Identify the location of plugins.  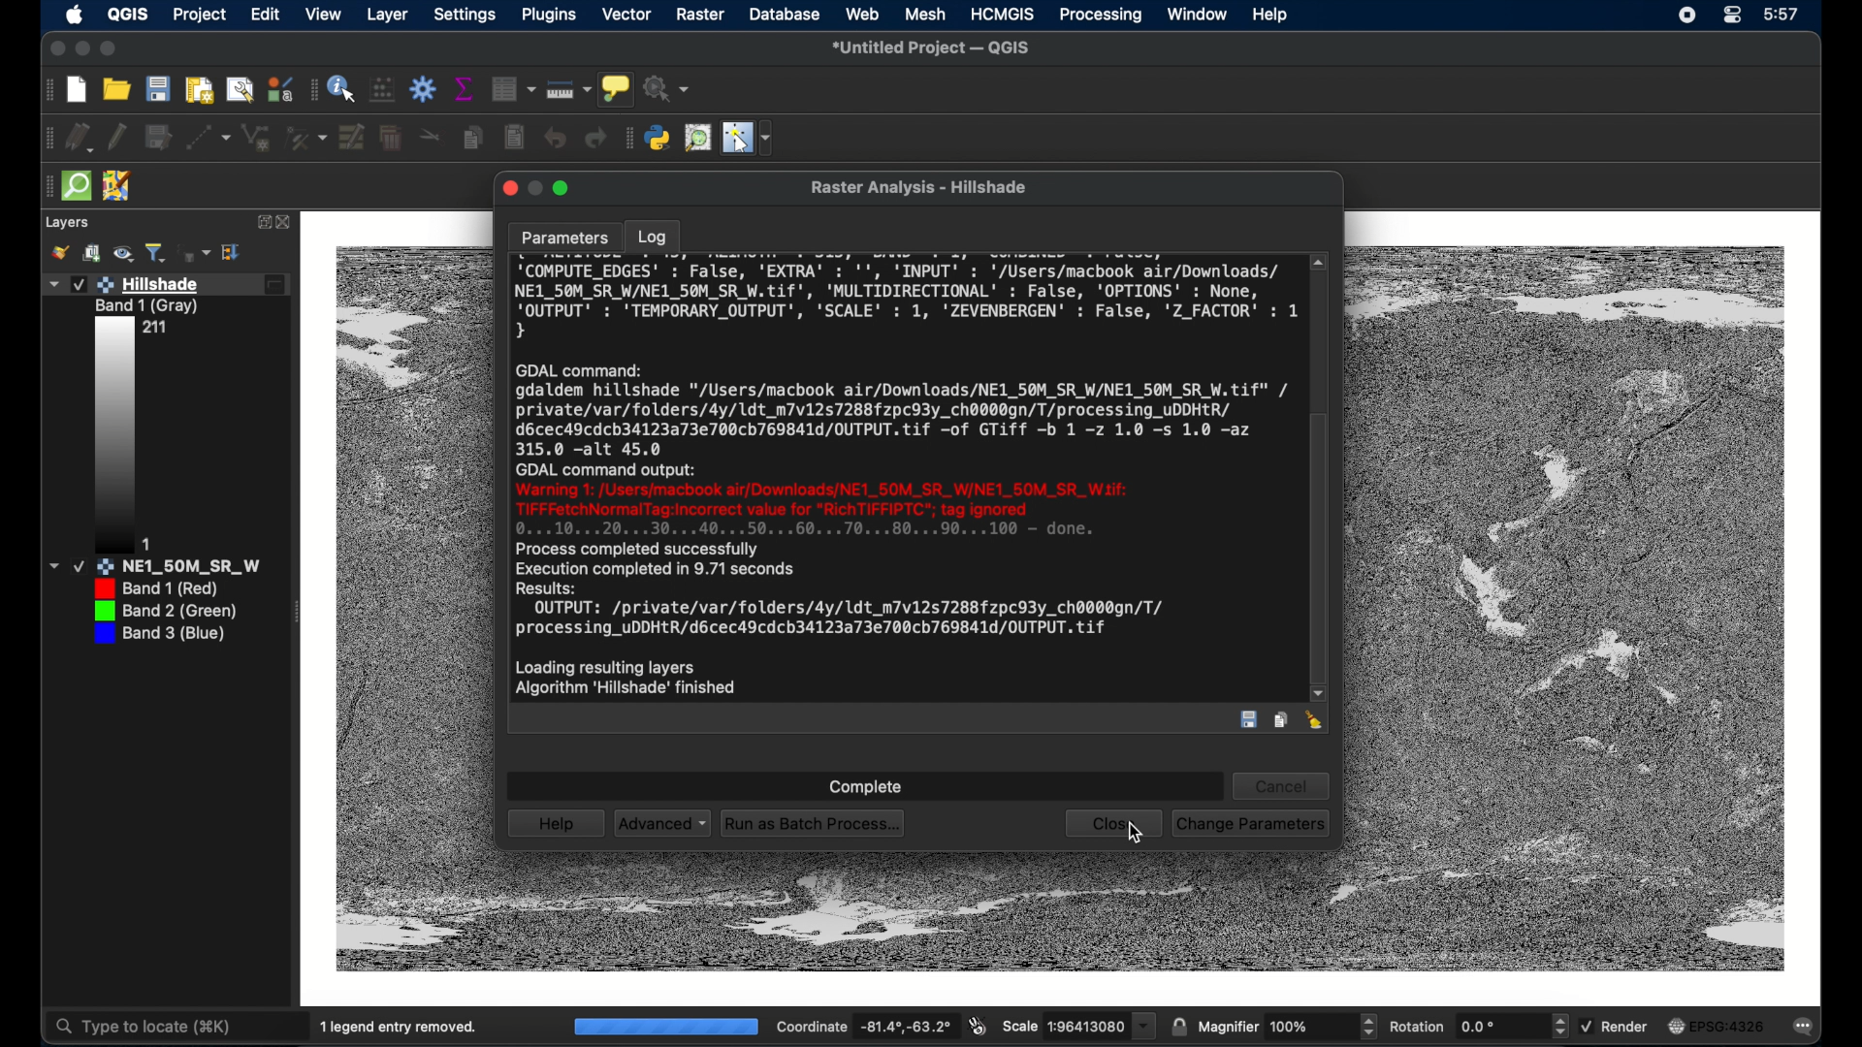
(548, 16).